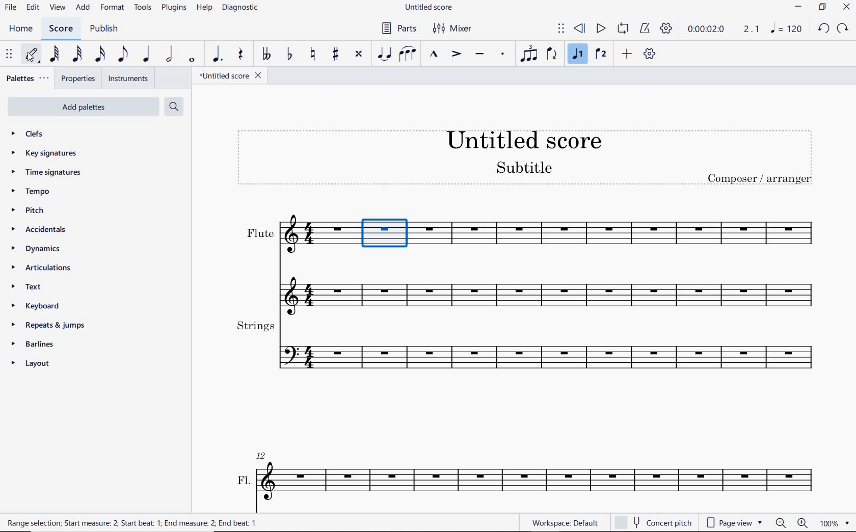  What do you see at coordinates (480, 53) in the screenshot?
I see `TENUTO` at bounding box center [480, 53].